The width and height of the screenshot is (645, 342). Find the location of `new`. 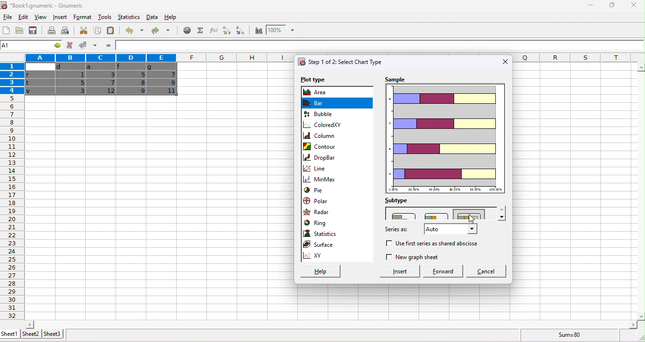

new is located at coordinates (6, 30).